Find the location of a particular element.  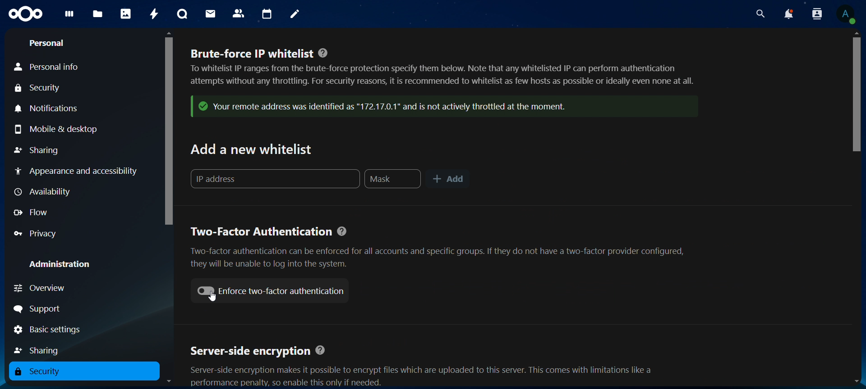

mobile & desktop is located at coordinates (57, 130).